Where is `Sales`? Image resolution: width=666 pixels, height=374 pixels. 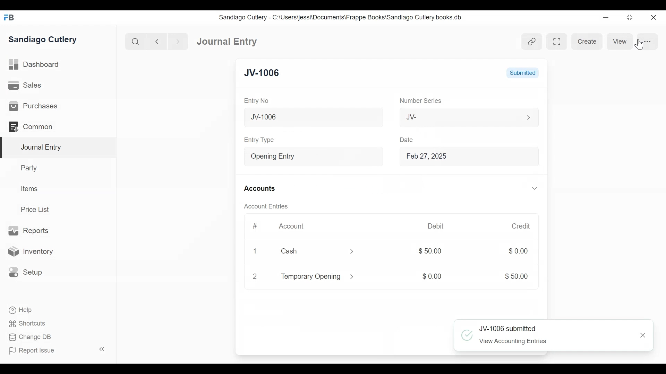
Sales is located at coordinates (25, 85).